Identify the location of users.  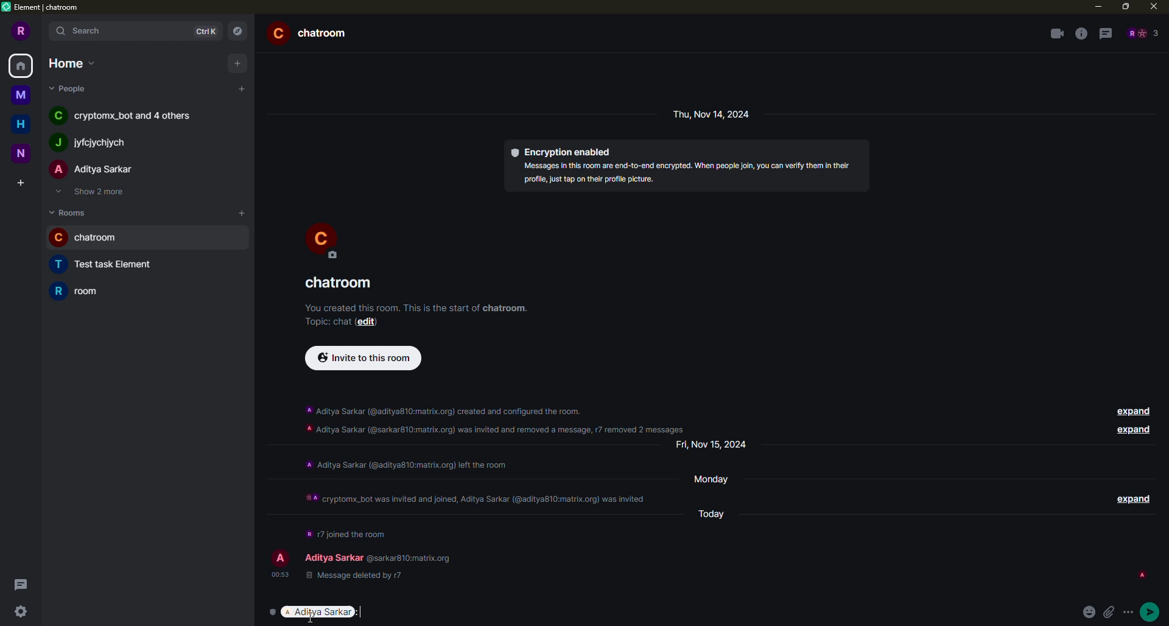
(377, 554).